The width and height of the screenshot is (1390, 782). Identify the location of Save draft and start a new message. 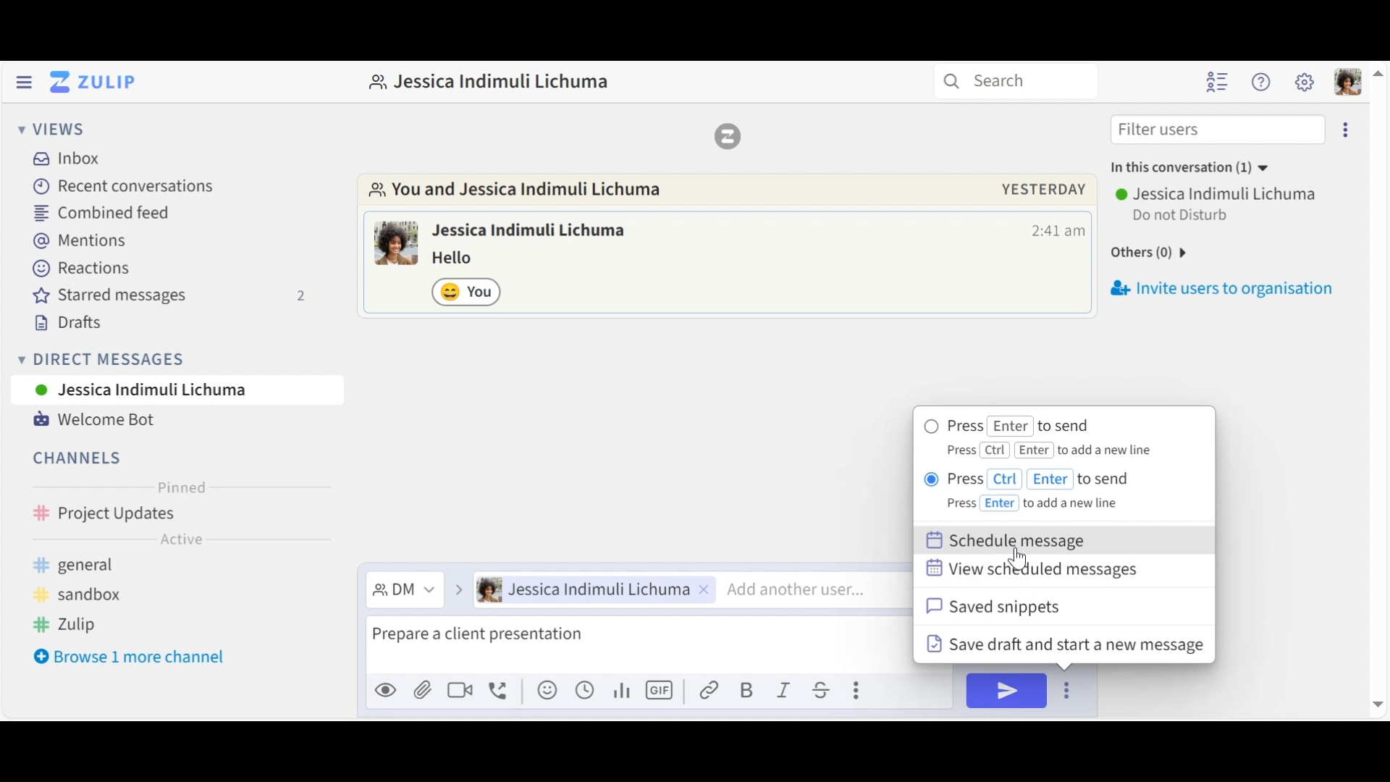
(1063, 644).